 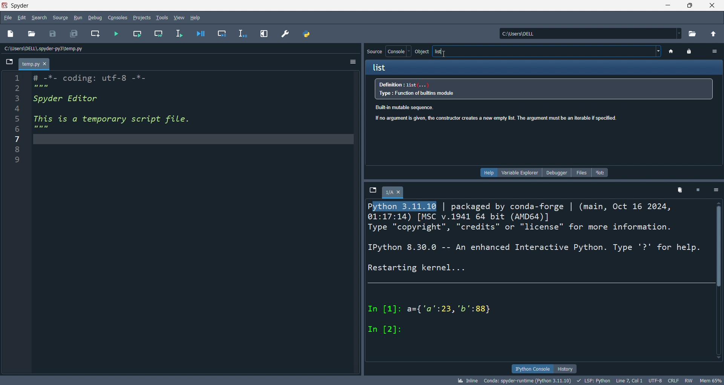 I want to click on maximize, so click(x=689, y=6).